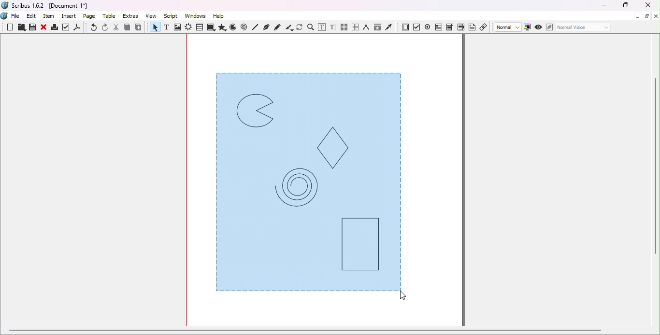  What do you see at coordinates (266, 27) in the screenshot?
I see `Bezier curve tool` at bounding box center [266, 27].